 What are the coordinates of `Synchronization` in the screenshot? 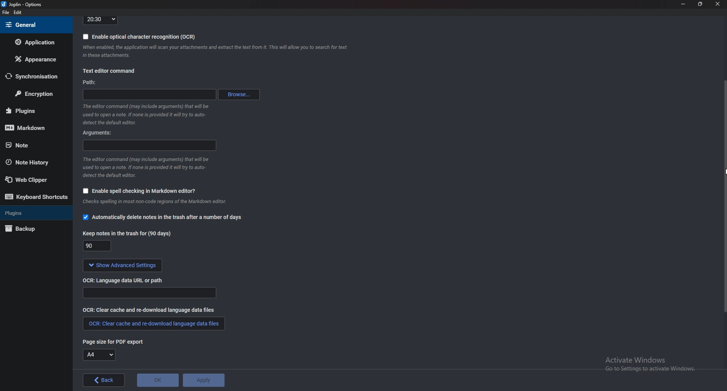 It's located at (32, 77).